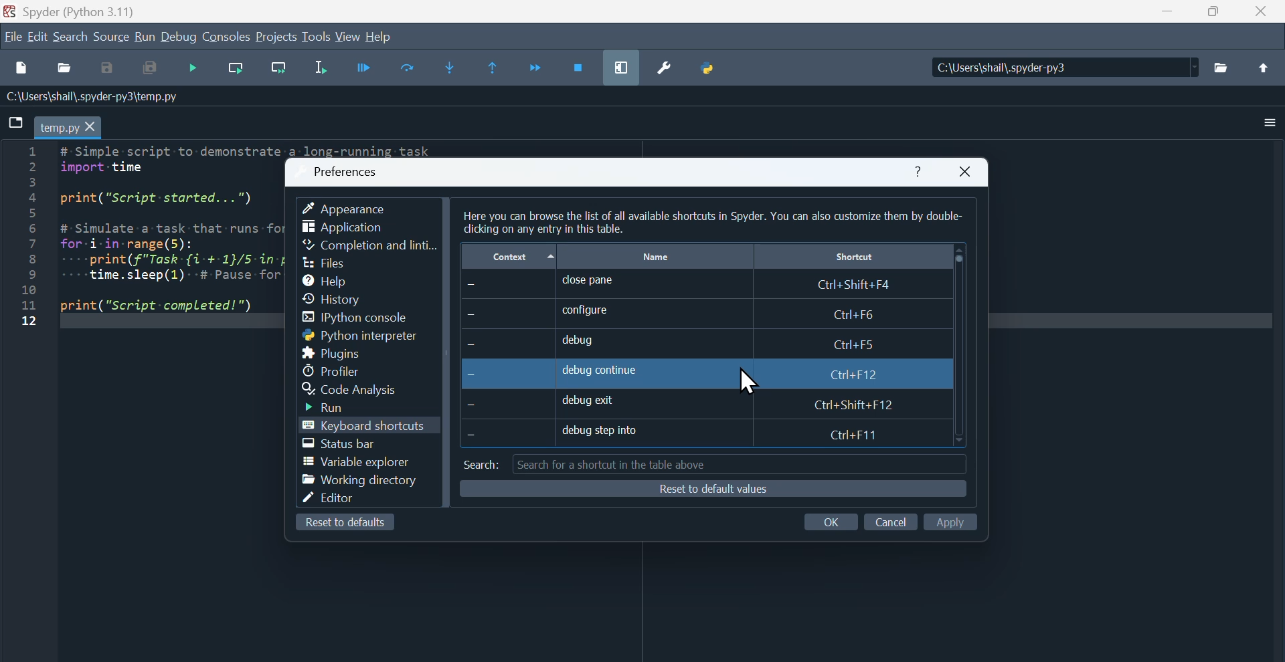  I want to click on Debug, so click(178, 36).